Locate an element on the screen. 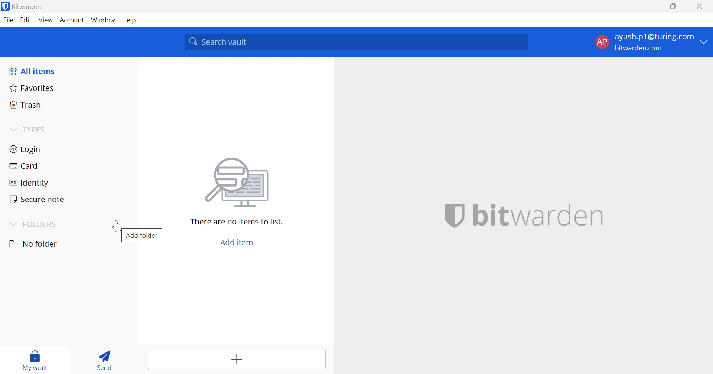 The height and width of the screenshot is (374, 713). No Folder is located at coordinates (33, 245).